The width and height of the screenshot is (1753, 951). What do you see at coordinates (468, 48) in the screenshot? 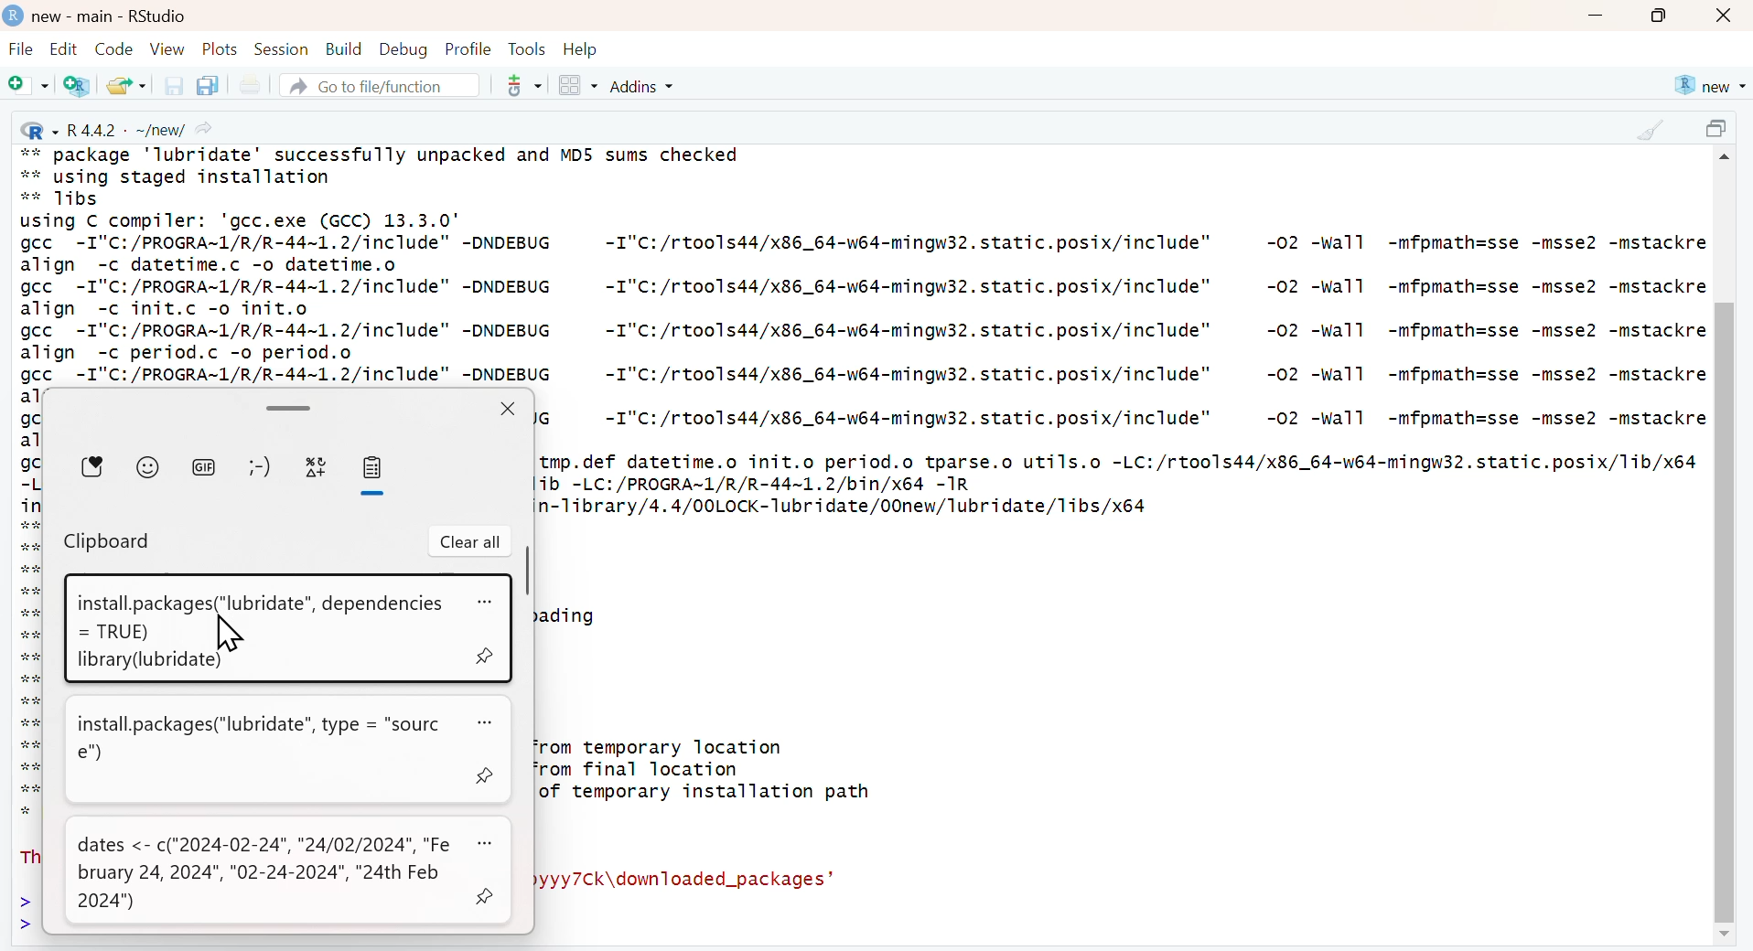
I see `Profile` at bounding box center [468, 48].